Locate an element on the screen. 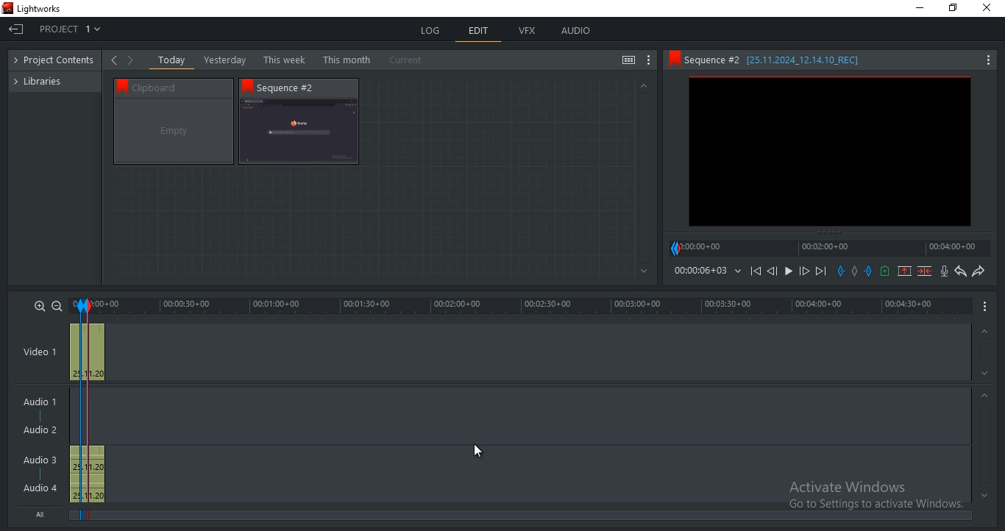 The image size is (1005, 531). Lightworks is located at coordinates (40, 9).